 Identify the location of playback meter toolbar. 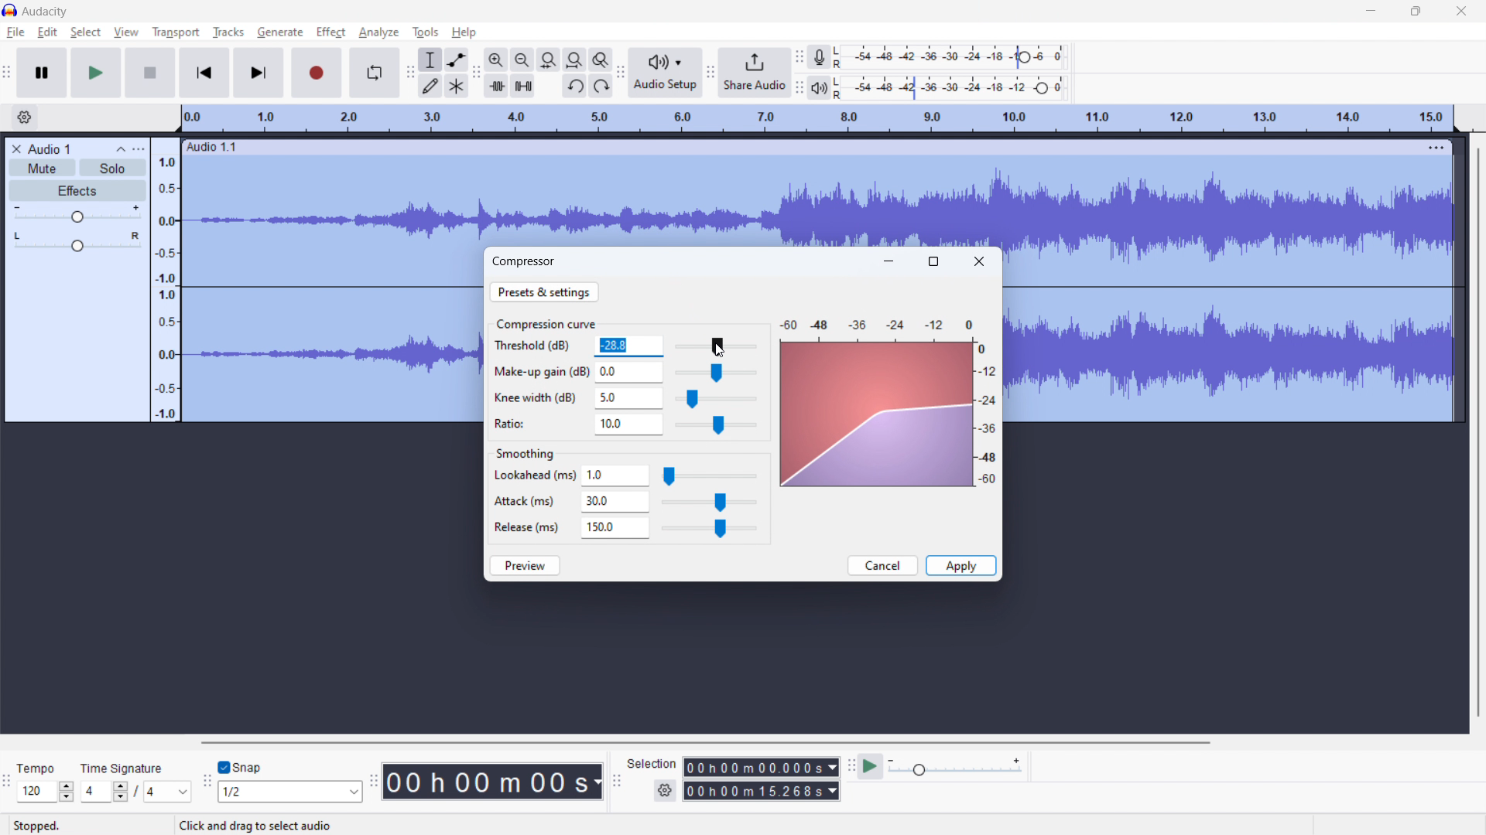
(799, 89).